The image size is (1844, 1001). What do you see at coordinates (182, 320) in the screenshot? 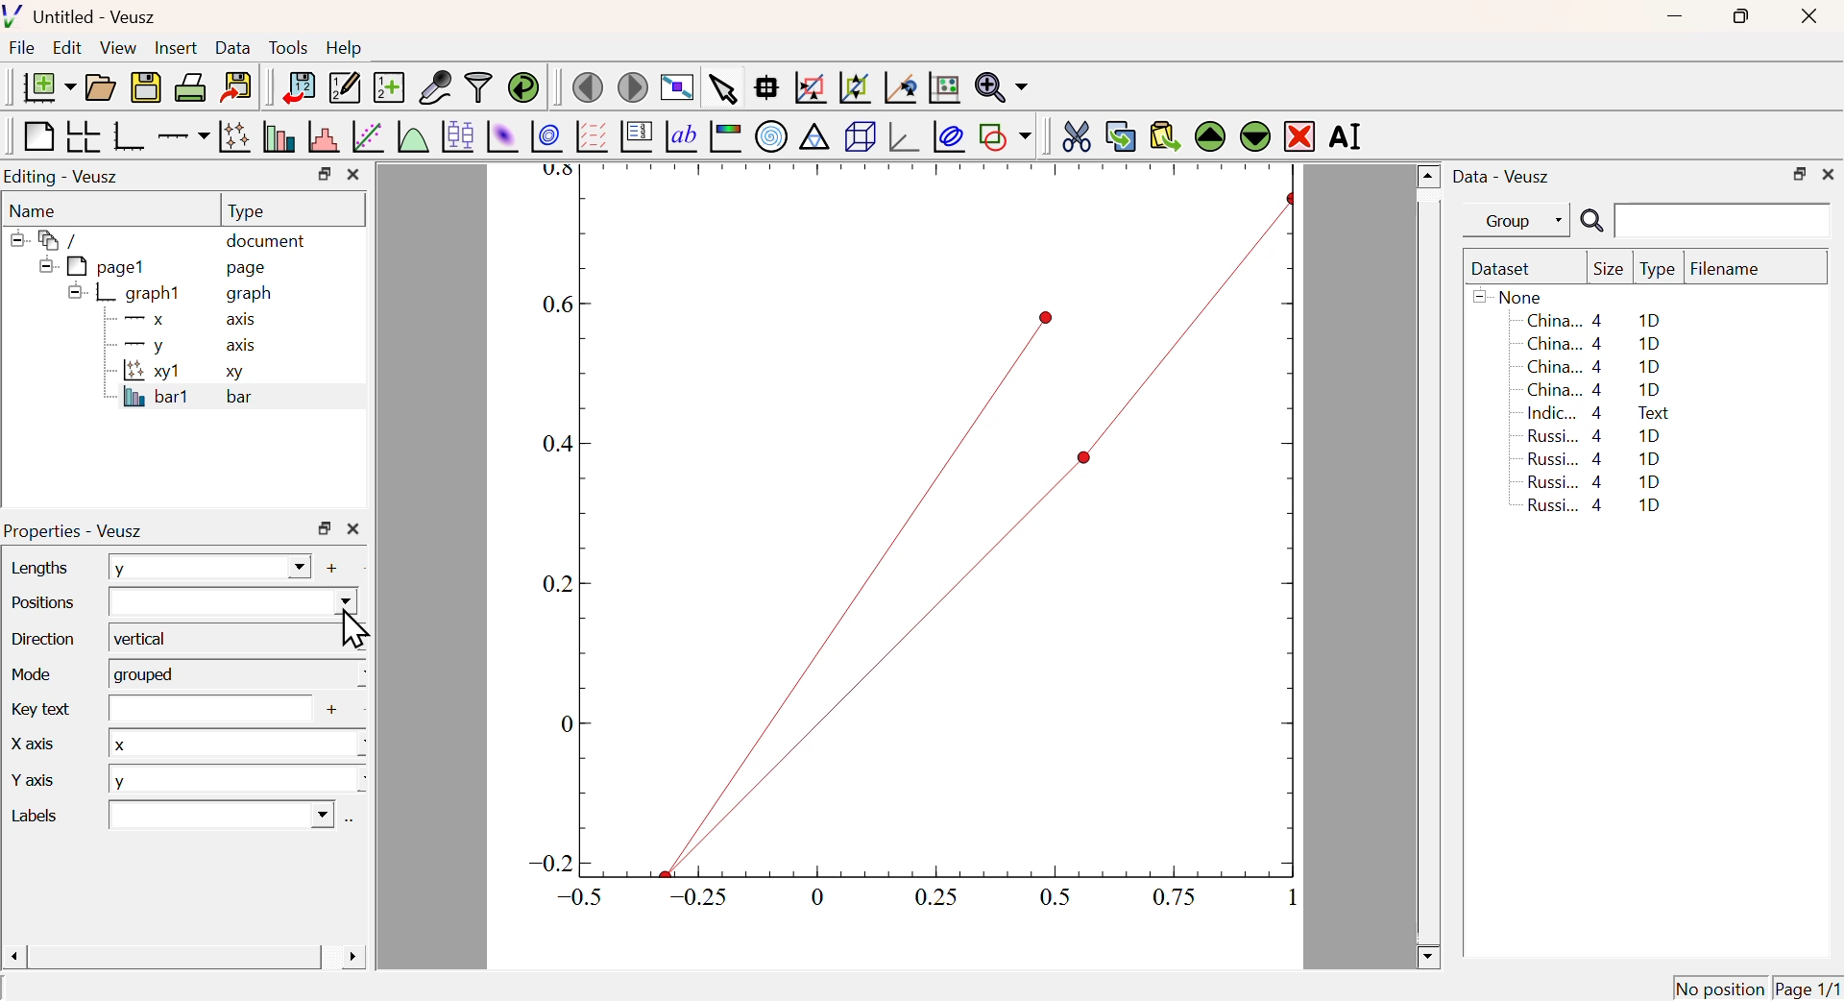
I see `X axis` at bounding box center [182, 320].